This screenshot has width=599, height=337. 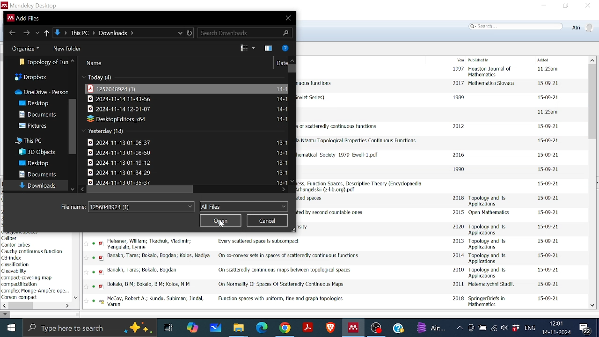 What do you see at coordinates (285, 270) in the screenshot?
I see `Title` at bounding box center [285, 270].